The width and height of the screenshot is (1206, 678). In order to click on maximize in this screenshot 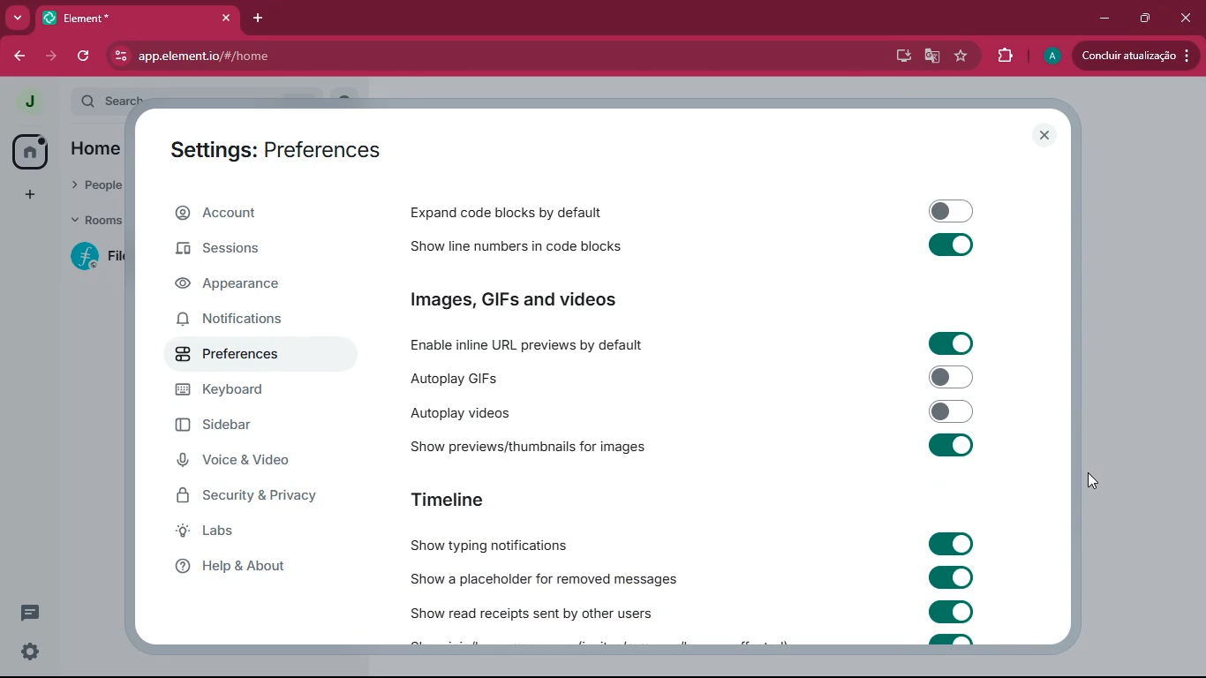, I will do `click(1147, 19)`.